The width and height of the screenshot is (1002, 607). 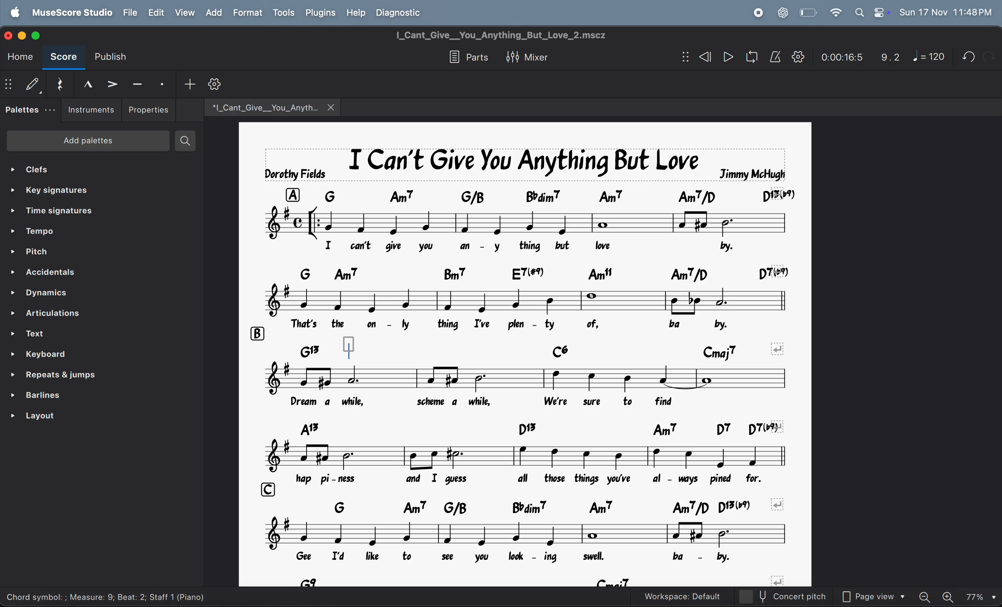 What do you see at coordinates (115, 54) in the screenshot?
I see `publish` at bounding box center [115, 54].